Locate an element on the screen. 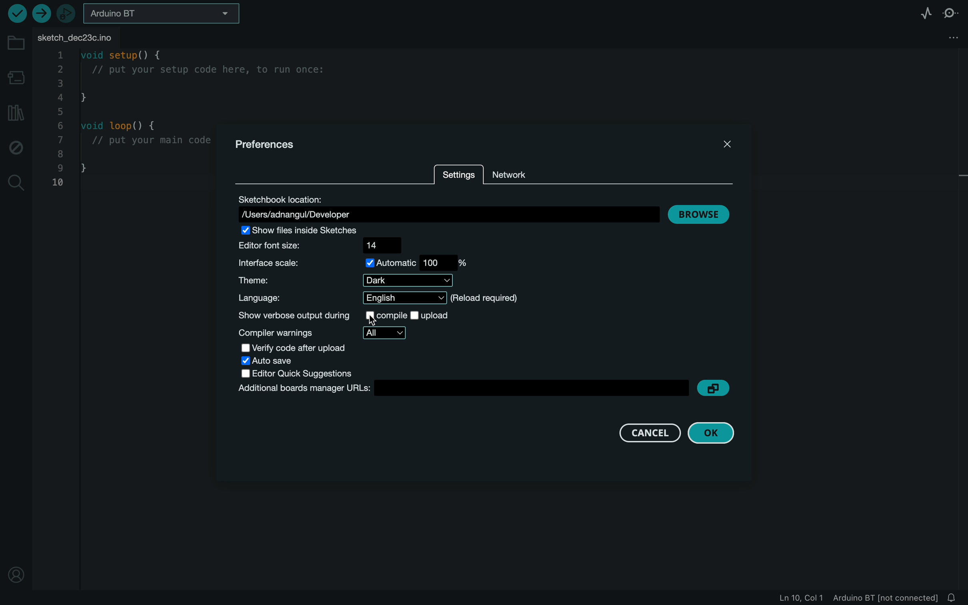 The height and width of the screenshot is (605, 968). ok is located at coordinates (711, 433).